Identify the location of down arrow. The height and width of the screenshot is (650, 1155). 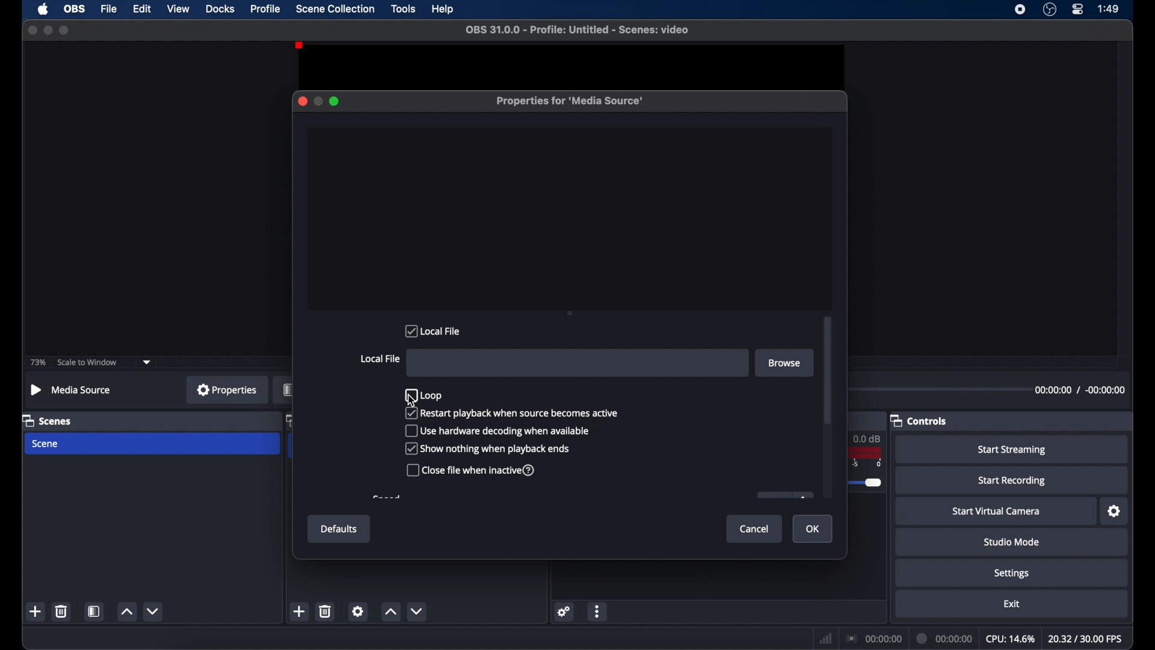
(149, 364).